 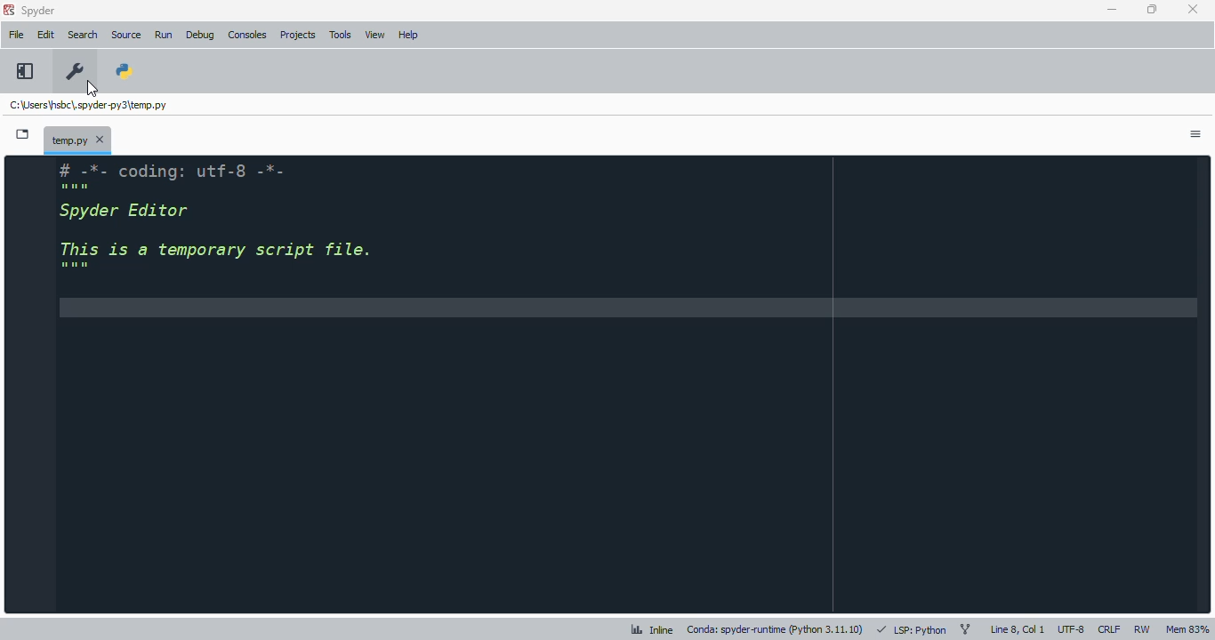 What do you see at coordinates (1143, 630) in the screenshot?
I see `RW` at bounding box center [1143, 630].